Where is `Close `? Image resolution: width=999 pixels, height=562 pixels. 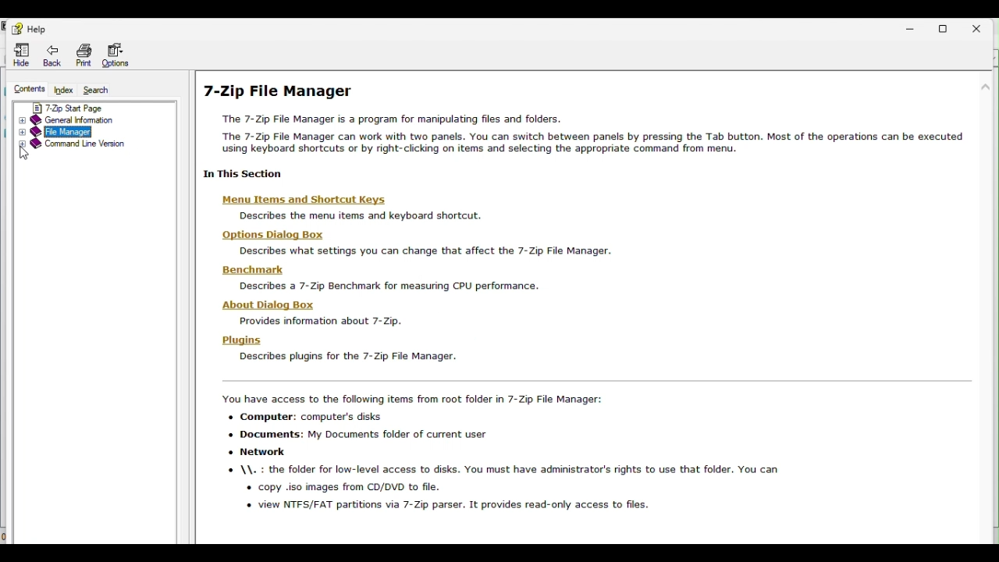
Close  is located at coordinates (979, 28).